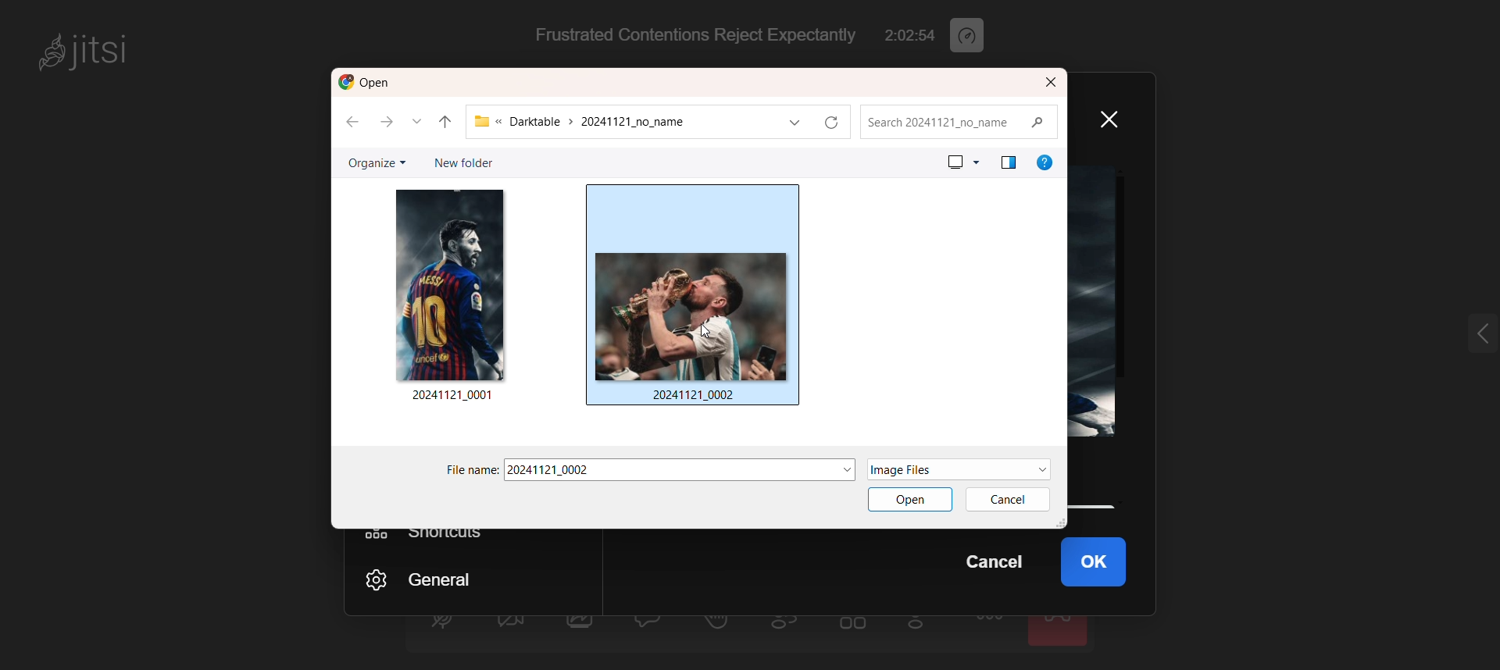 The height and width of the screenshot is (670, 1500). I want to click on 202411210002, so click(694, 396).